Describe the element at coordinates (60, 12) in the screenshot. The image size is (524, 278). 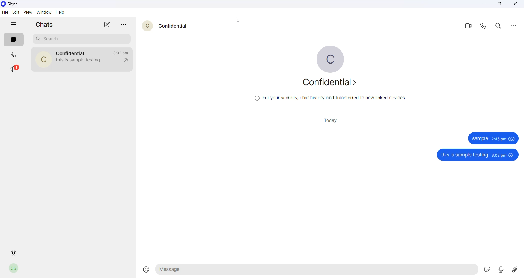
I see `help` at that location.